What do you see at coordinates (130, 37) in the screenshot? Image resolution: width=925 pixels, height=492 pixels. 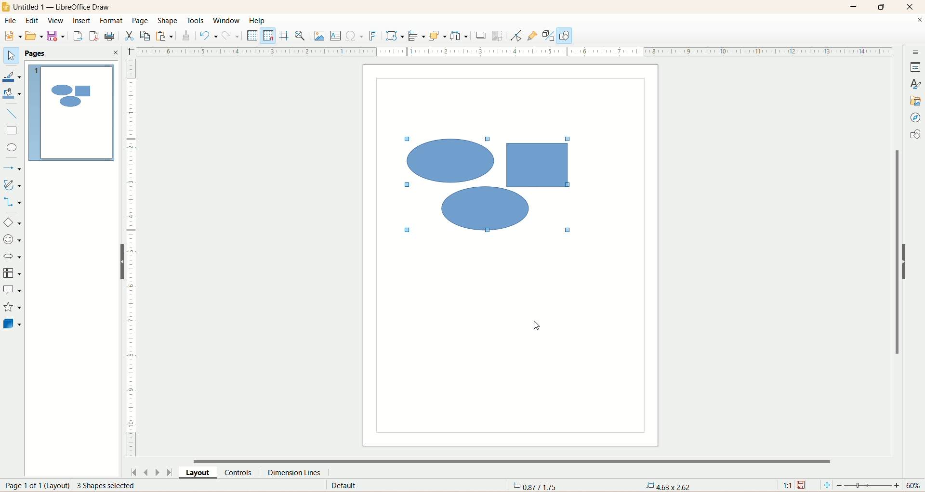 I see `cut` at bounding box center [130, 37].